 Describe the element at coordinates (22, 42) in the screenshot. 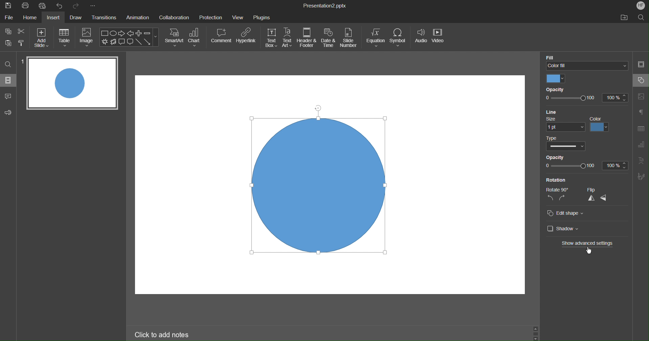

I see `Copy Style` at that location.